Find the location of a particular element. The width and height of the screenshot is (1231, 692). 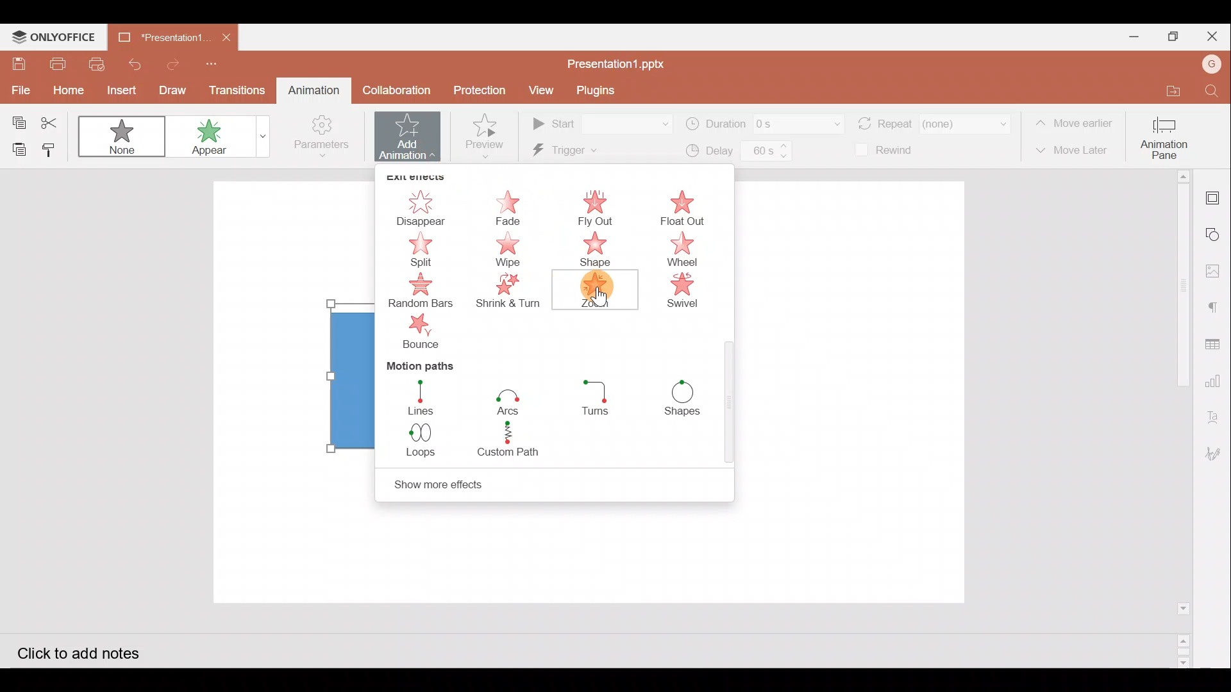

Paragraph settings is located at coordinates (1215, 306).